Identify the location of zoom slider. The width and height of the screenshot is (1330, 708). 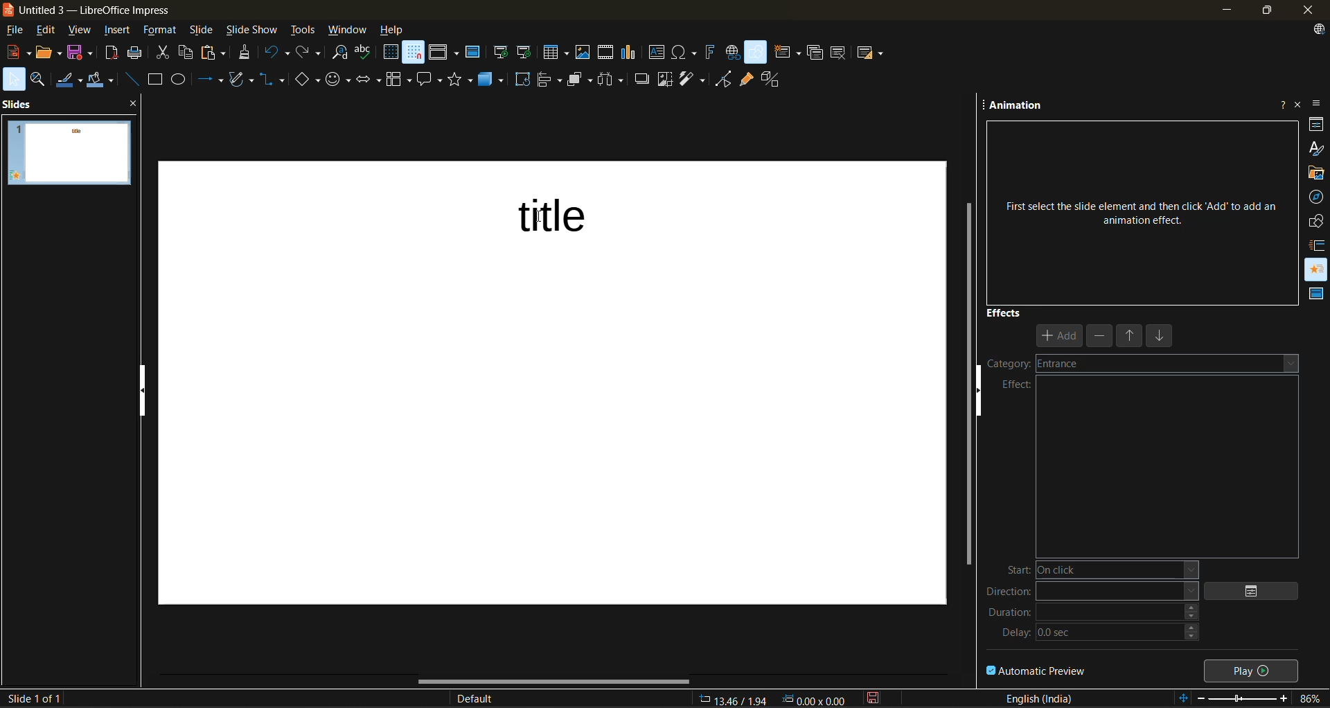
(1245, 700).